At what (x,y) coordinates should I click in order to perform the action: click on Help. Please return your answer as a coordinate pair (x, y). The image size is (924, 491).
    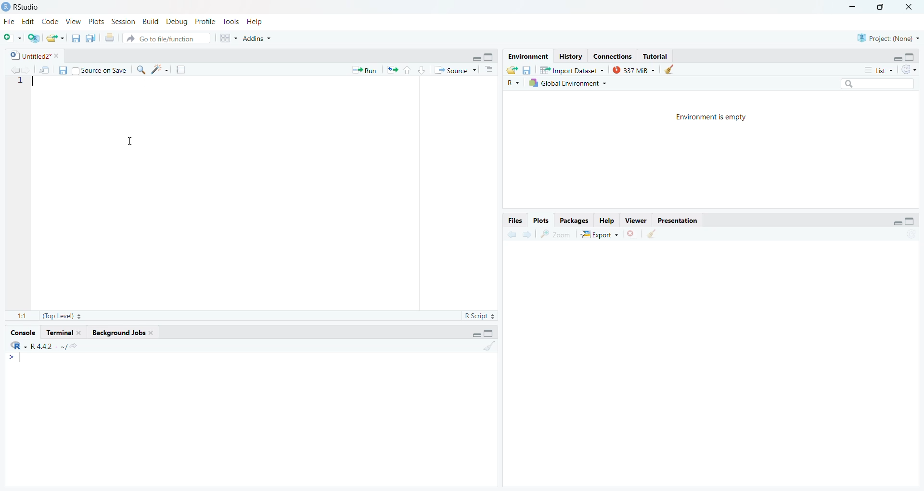
    Looking at the image, I should click on (256, 23).